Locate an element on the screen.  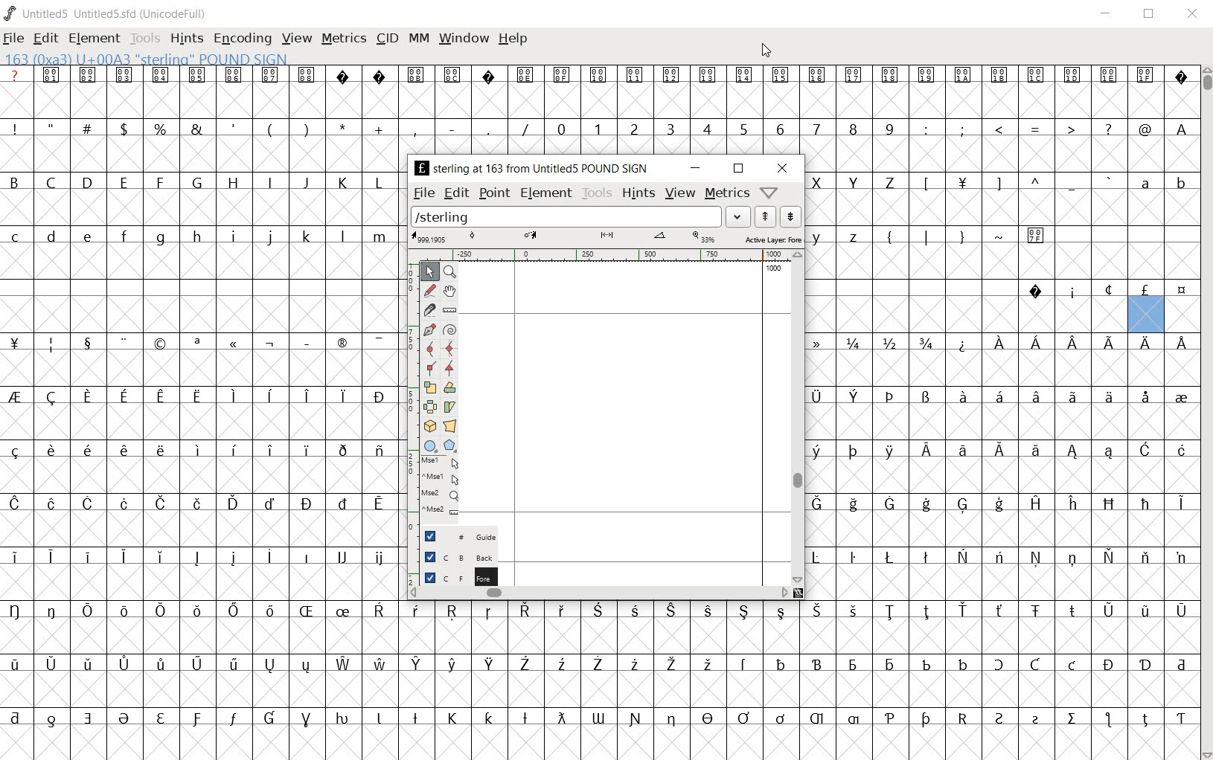
Symbol is located at coordinates (1146, 665).